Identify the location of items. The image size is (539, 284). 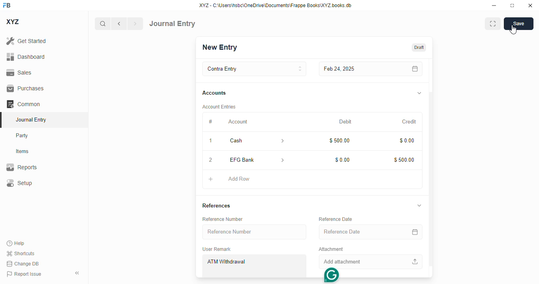
(23, 151).